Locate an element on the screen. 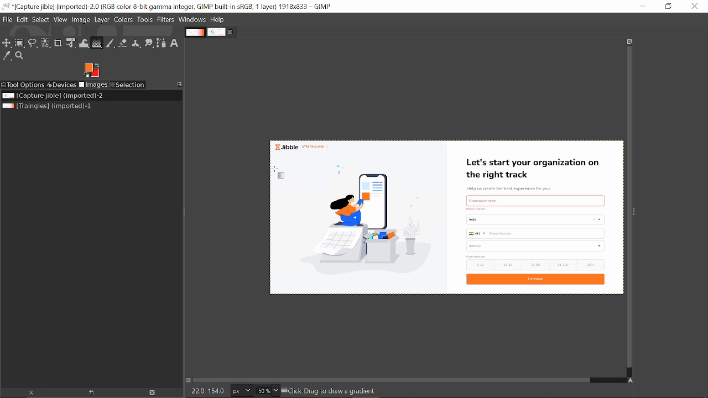 The height and width of the screenshot is (398, 708). Raise this image's display is located at coordinates (28, 393).